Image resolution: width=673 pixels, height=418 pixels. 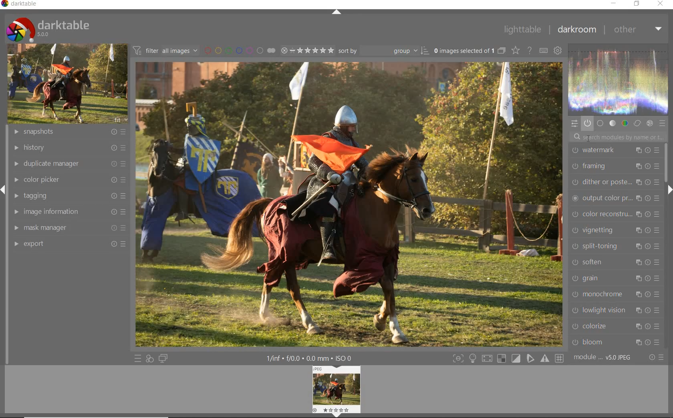 I want to click on darktable, so click(x=47, y=28).